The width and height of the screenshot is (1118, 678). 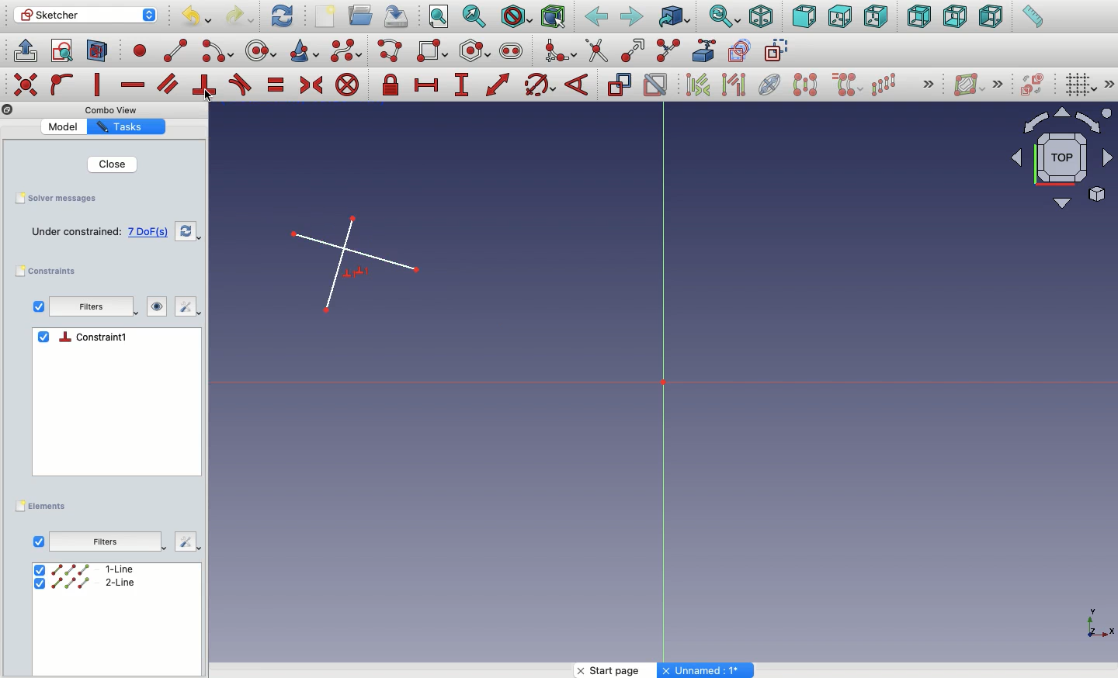 What do you see at coordinates (346, 51) in the screenshot?
I see `B-spline` at bounding box center [346, 51].